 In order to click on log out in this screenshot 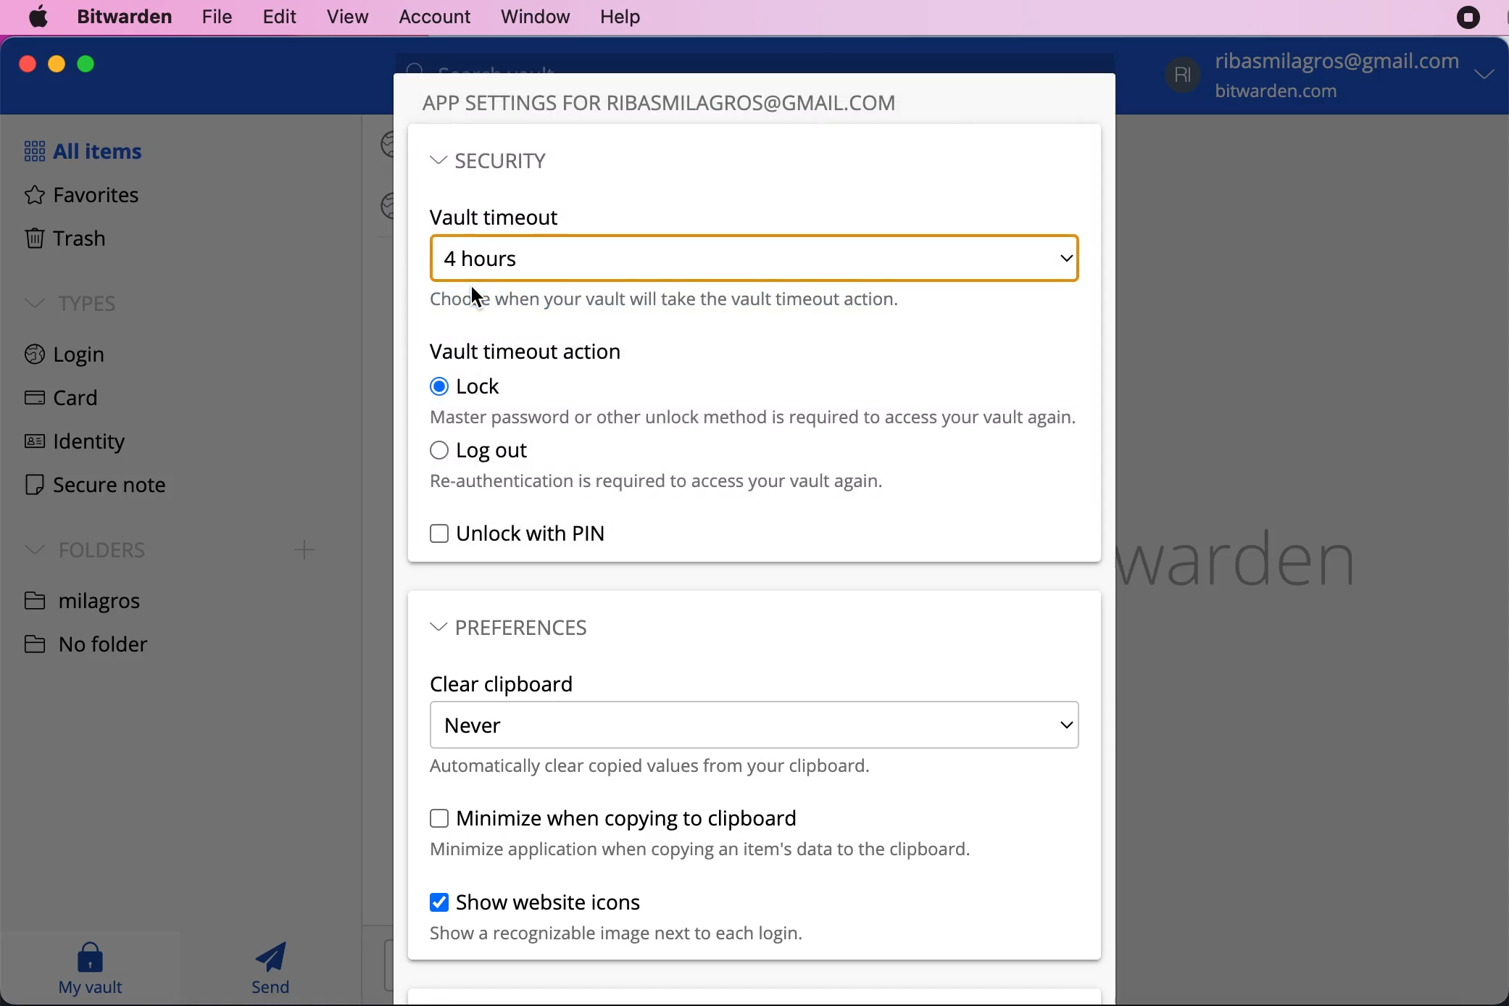, I will do `click(657, 465)`.